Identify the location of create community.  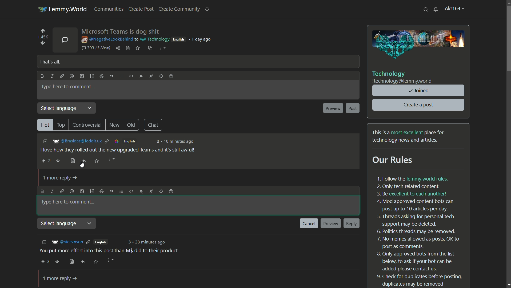
(179, 9).